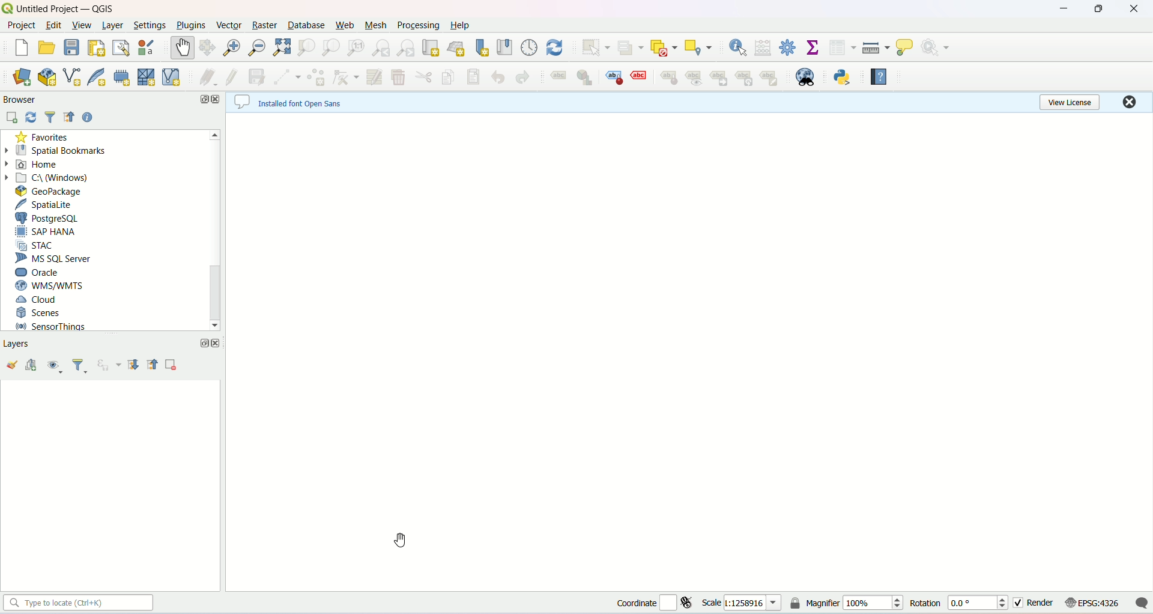  I want to click on open the layer, so click(12, 365).